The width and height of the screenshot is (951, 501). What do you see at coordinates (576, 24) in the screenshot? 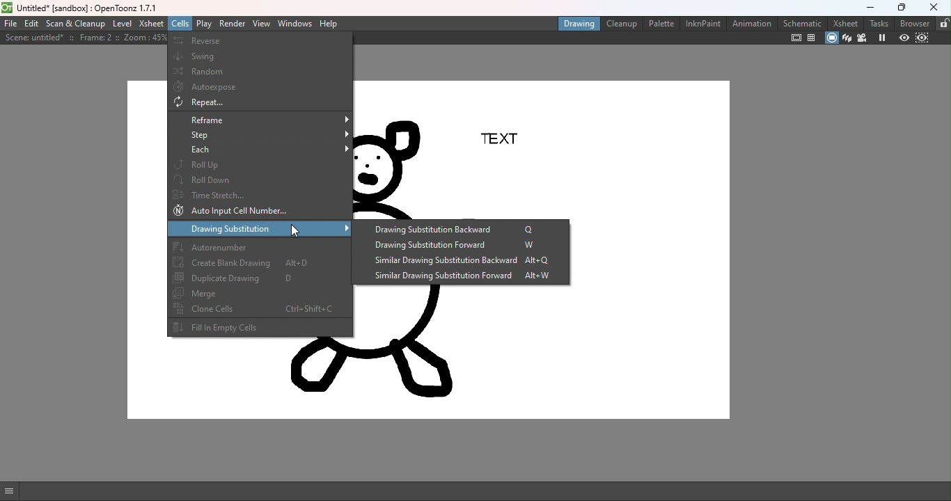
I see `Drawing` at bounding box center [576, 24].